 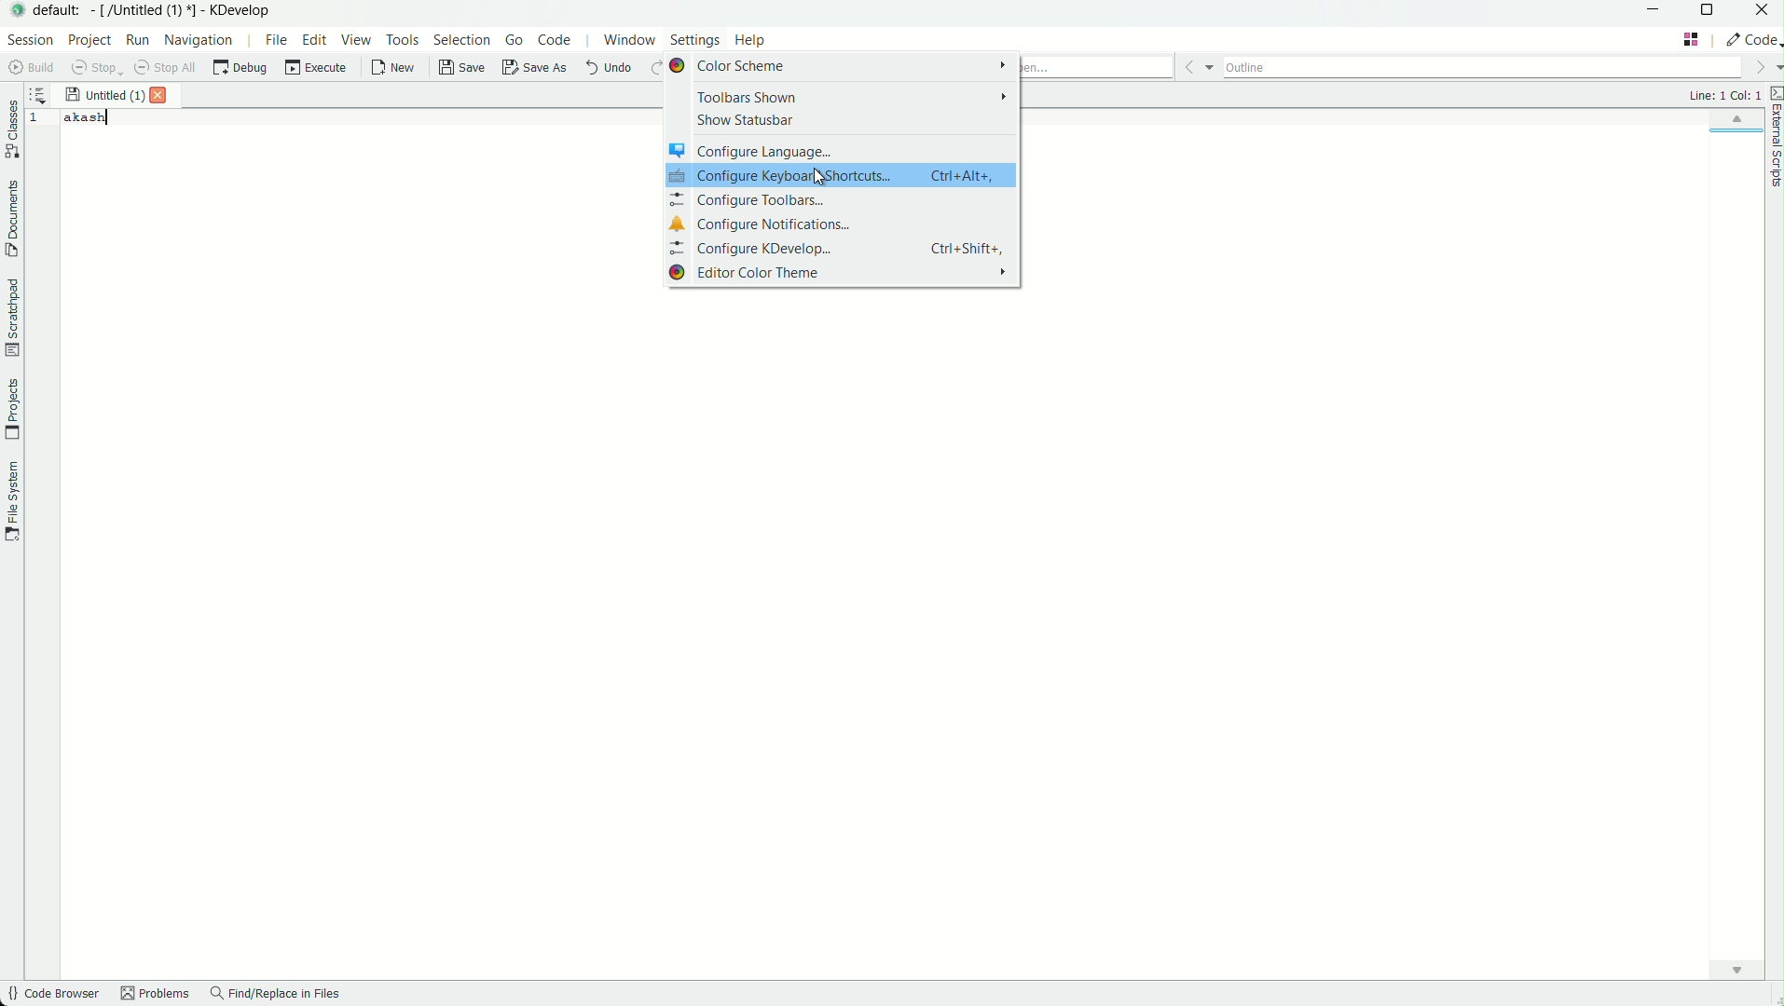 What do you see at coordinates (843, 272) in the screenshot?
I see `editor color theme` at bounding box center [843, 272].